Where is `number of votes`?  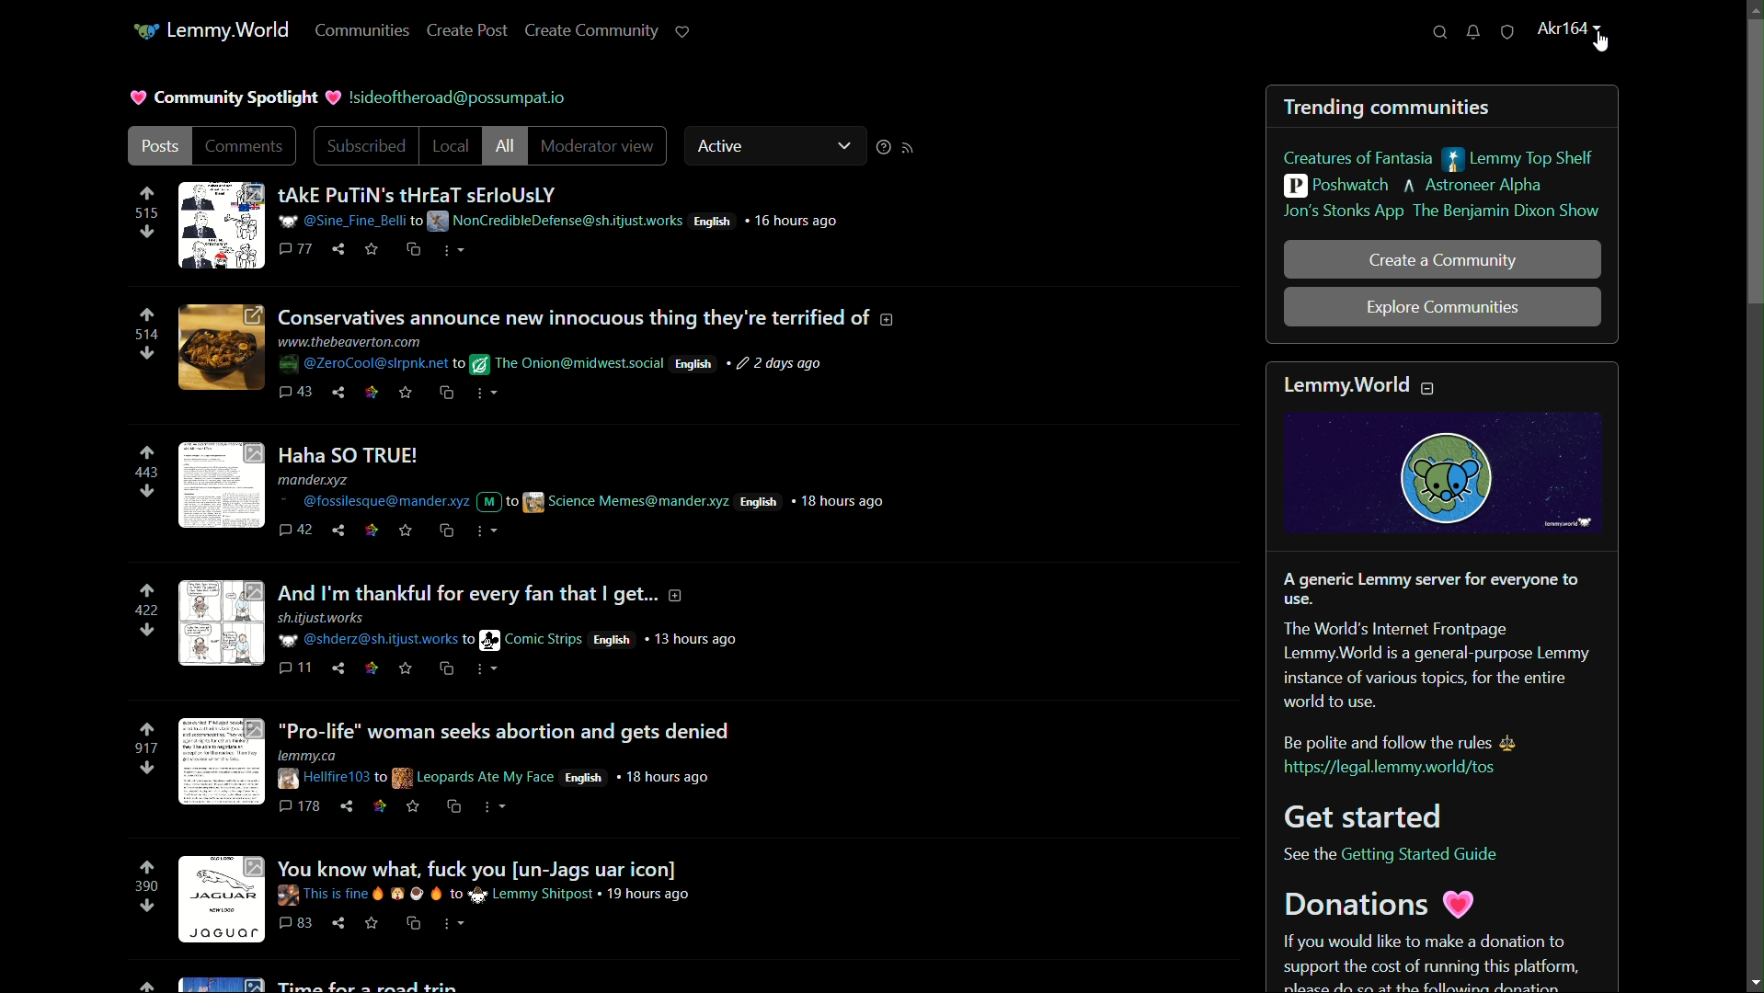
number of votes is located at coordinates (146, 335).